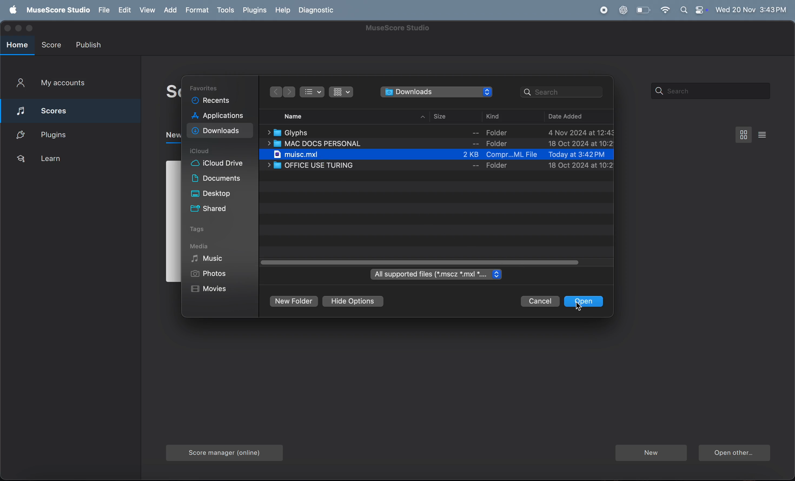 The image size is (795, 481). I want to click on apple menu, so click(12, 9).